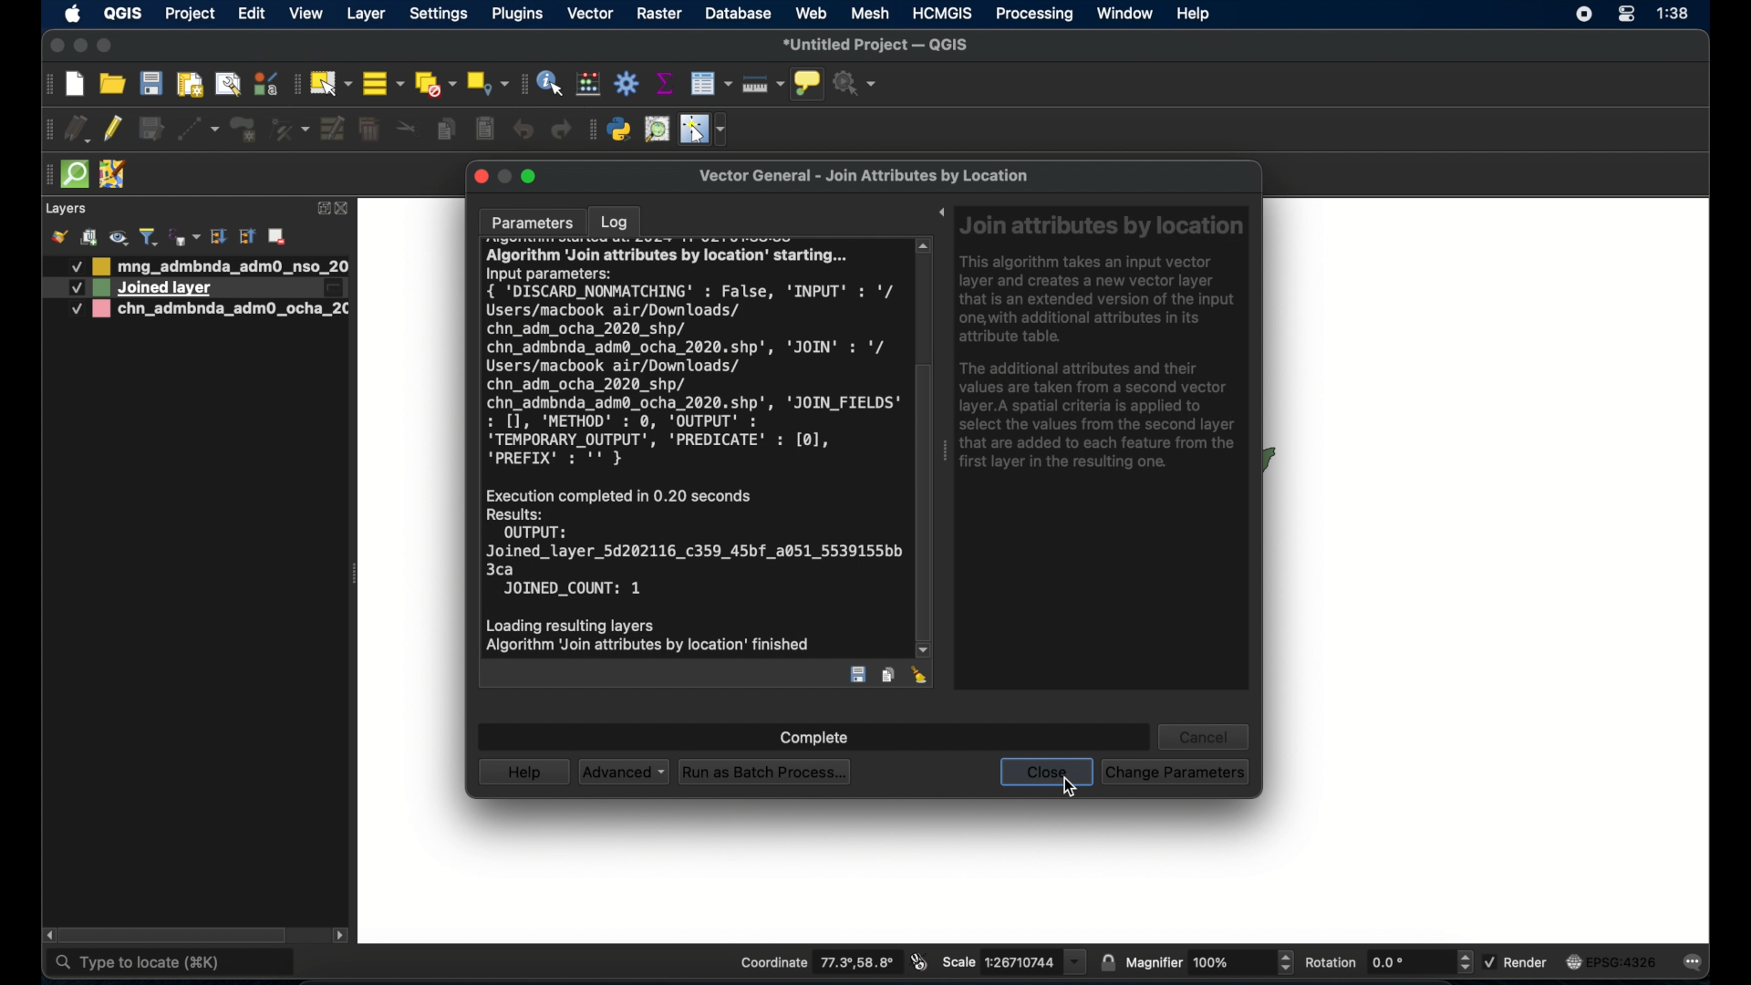  Describe the element at coordinates (620, 130) in the screenshot. I see `python console` at that location.